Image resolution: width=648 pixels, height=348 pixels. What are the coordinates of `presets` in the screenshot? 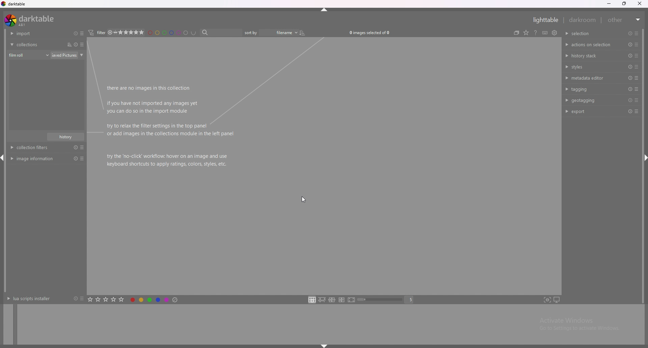 It's located at (637, 66).